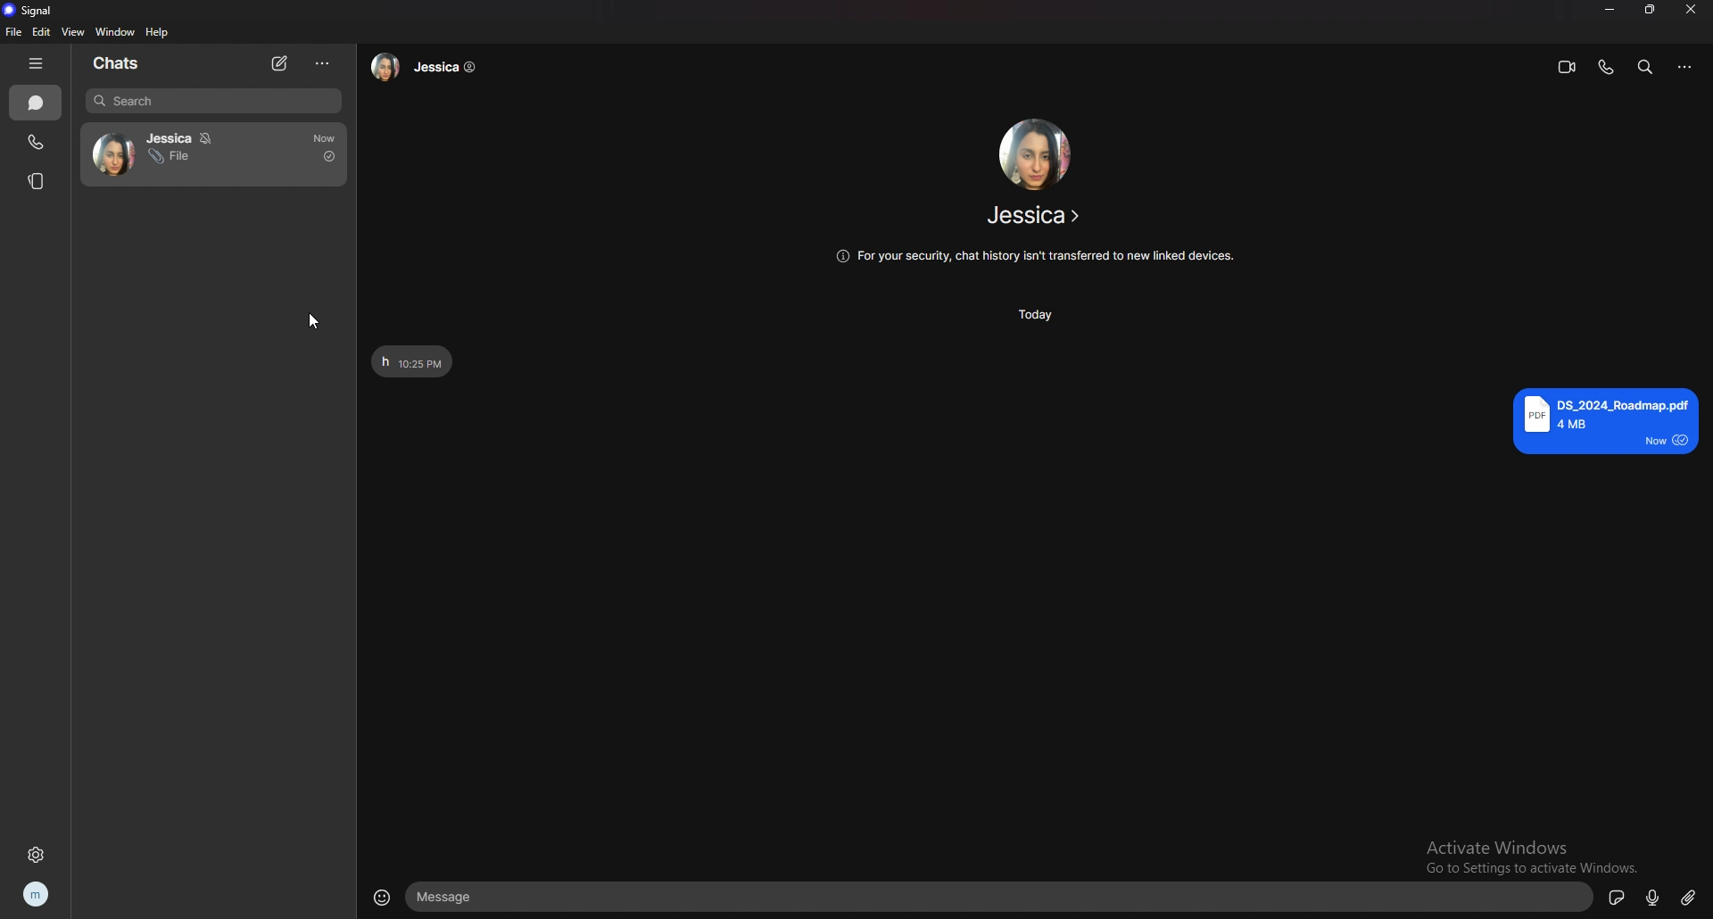 This screenshot has height=919, width=1713. I want to click on search messages, so click(1645, 66).